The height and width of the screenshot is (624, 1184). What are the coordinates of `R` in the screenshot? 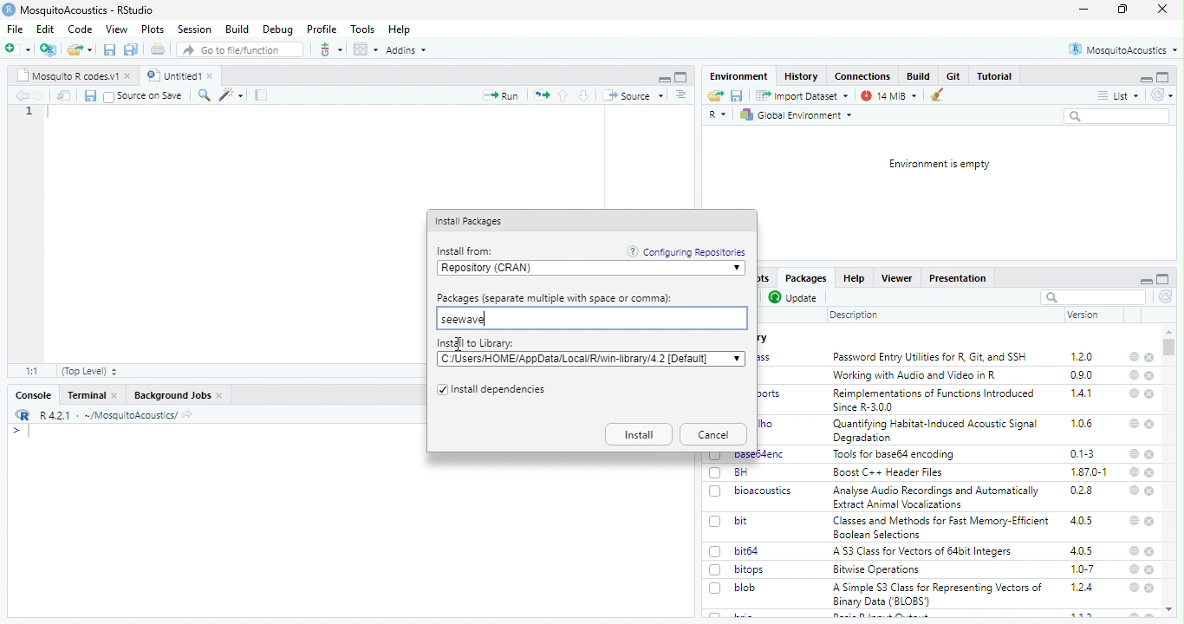 It's located at (718, 115).